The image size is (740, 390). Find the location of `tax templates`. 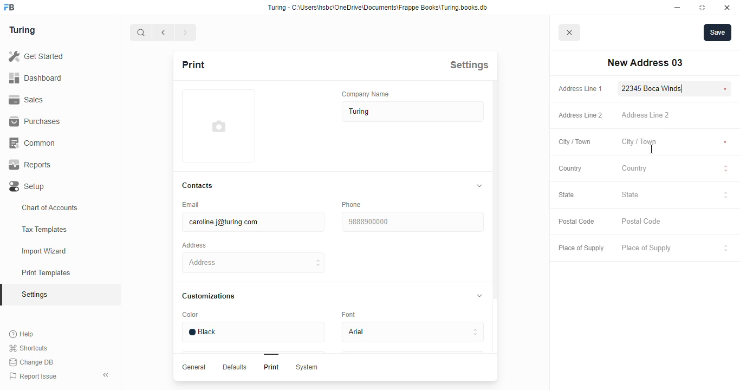

tax templates is located at coordinates (44, 229).